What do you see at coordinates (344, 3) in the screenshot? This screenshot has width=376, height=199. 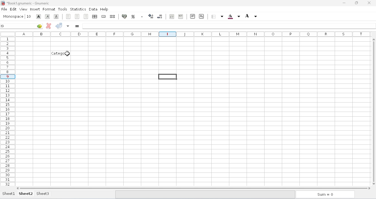 I see `minimize` at bounding box center [344, 3].